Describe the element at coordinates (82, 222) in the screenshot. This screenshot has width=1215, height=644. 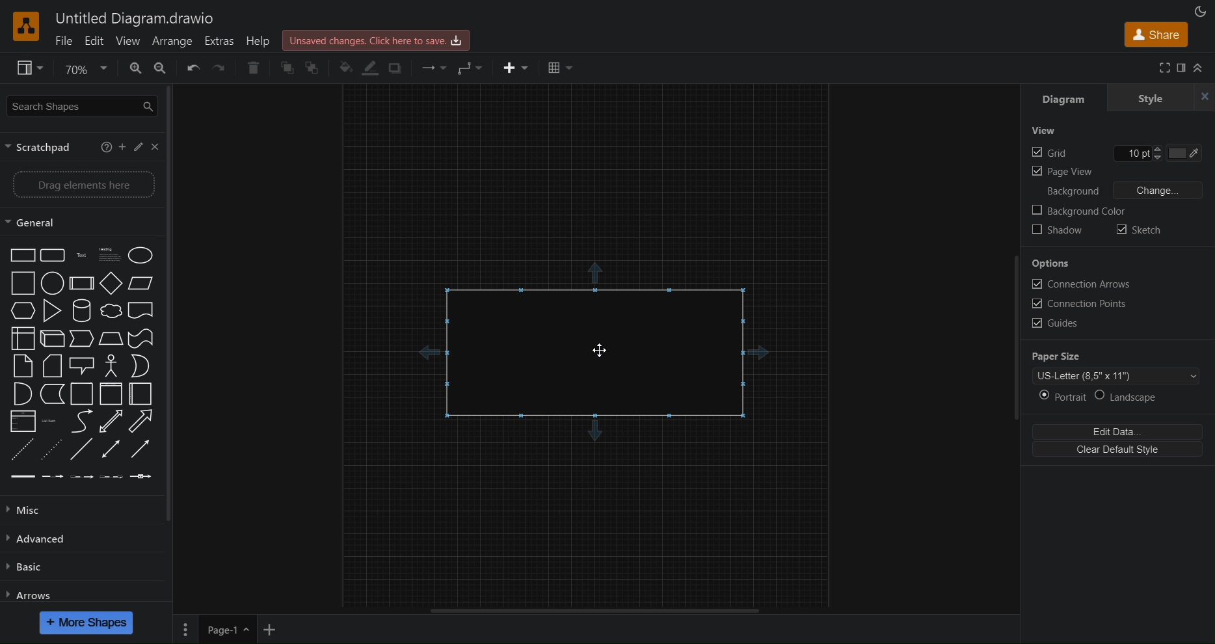
I see `General` at that location.